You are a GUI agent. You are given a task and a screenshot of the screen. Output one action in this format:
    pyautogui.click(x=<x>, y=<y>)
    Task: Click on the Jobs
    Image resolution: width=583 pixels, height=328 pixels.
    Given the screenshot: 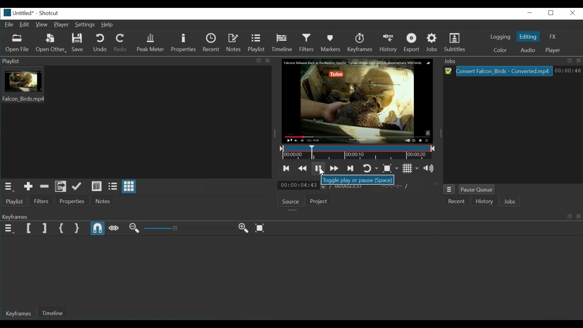 What is the action you would take?
    pyautogui.click(x=432, y=43)
    